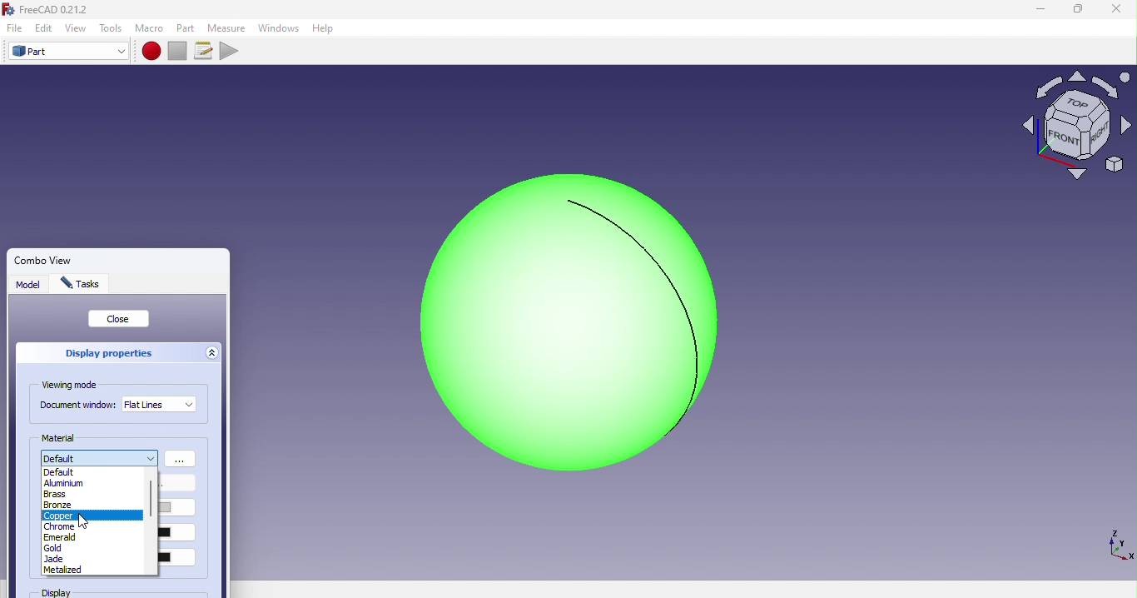 The height and width of the screenshot is (598, 1137). What do you see at coordinates (73, 386) in the screenshot?
I see `Viewing mode` at bounding box center [73, 386].